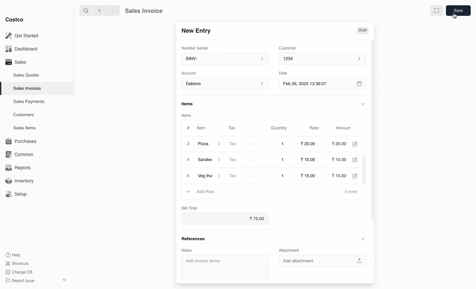  What do you see at coordinates (17, 264) in the screenshot?
I see `Shortcuts` at bounding box center [17, 264].